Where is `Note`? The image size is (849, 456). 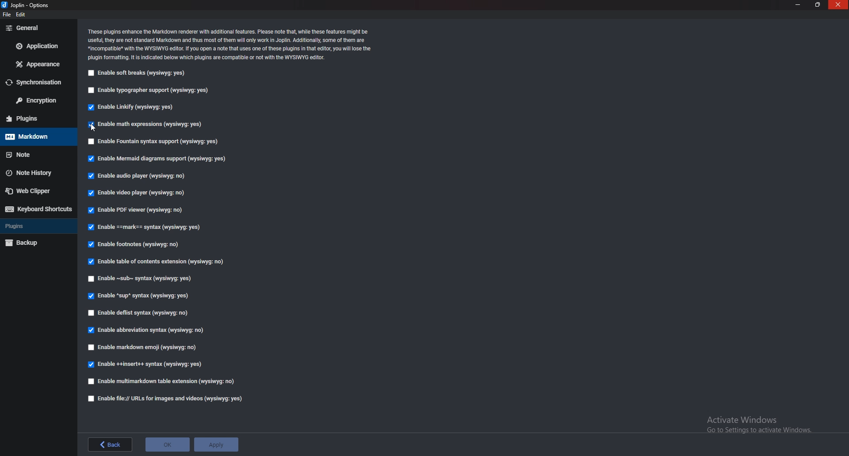 Note is located at coordinates (37, 153).